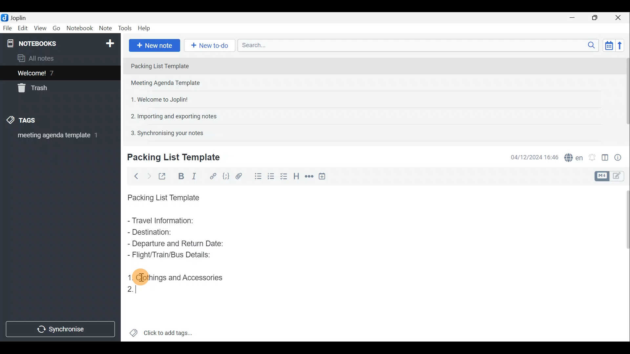  I want to click on Help, so click(145, 29).